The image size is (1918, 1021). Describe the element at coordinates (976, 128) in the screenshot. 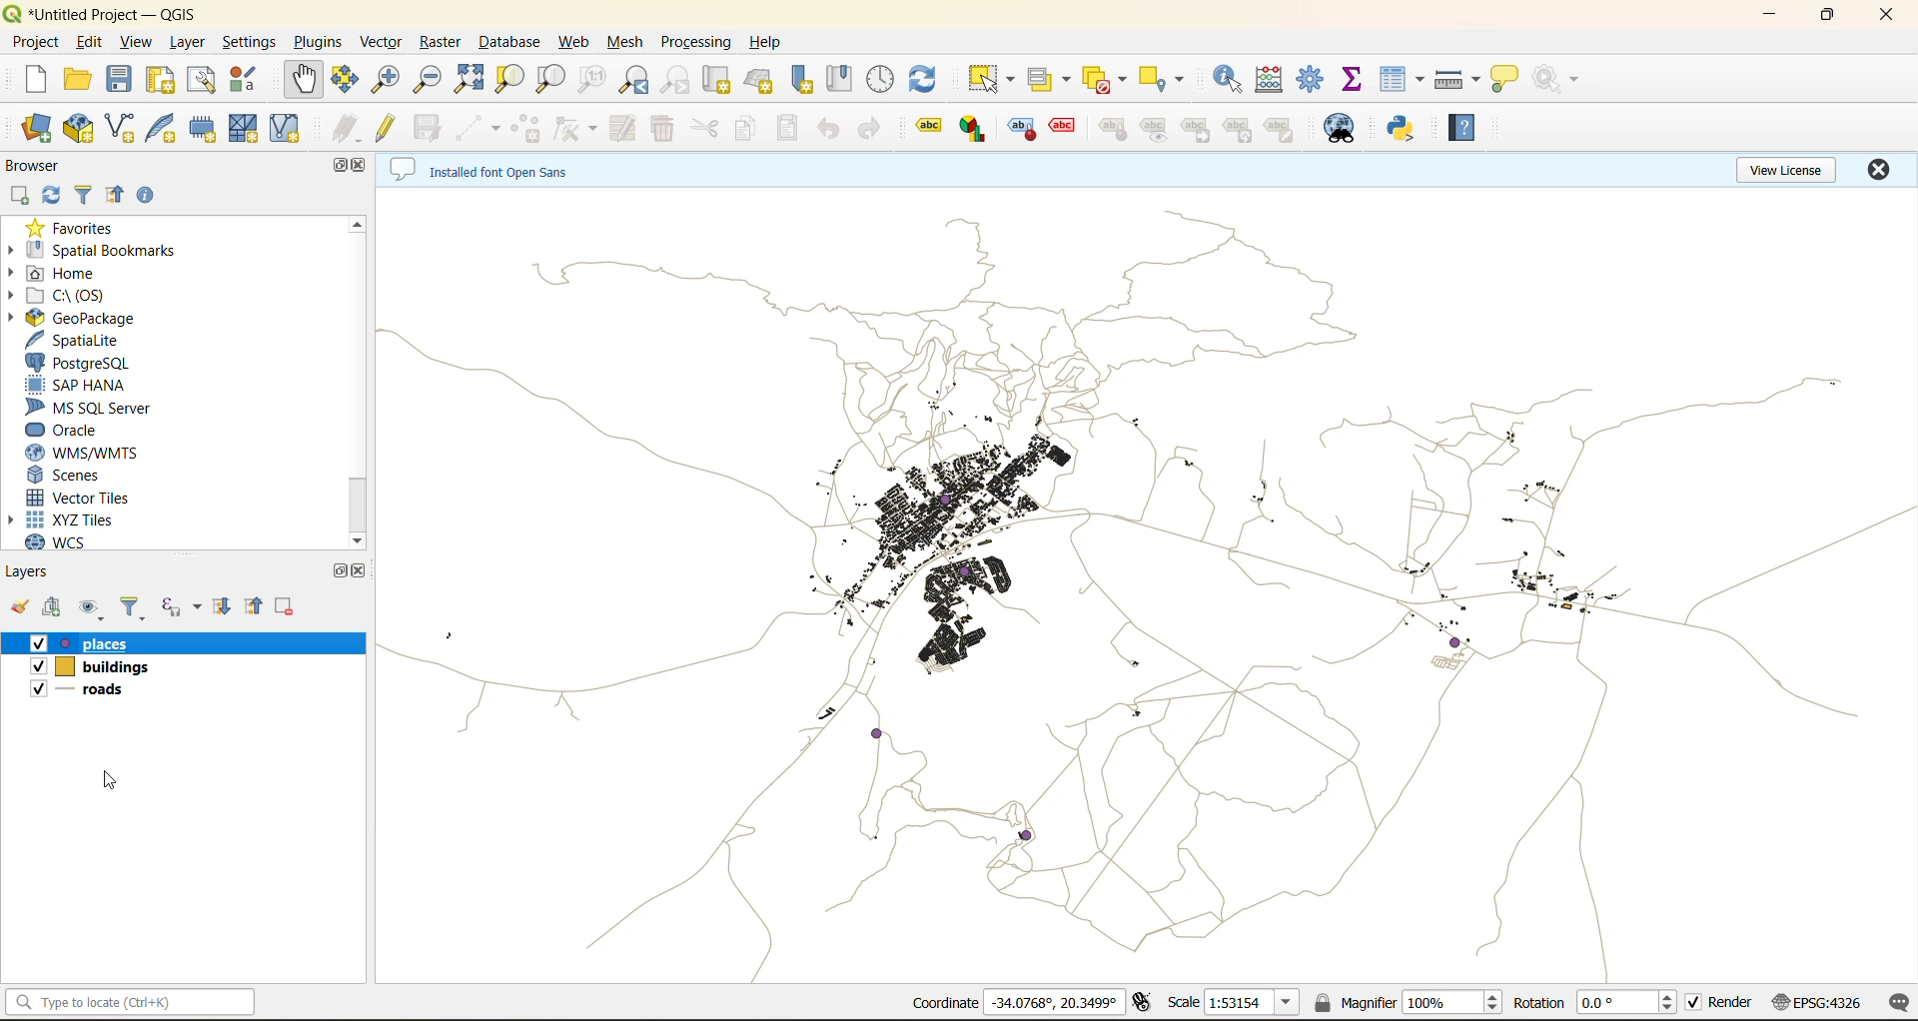

I see `label tool` at that location.